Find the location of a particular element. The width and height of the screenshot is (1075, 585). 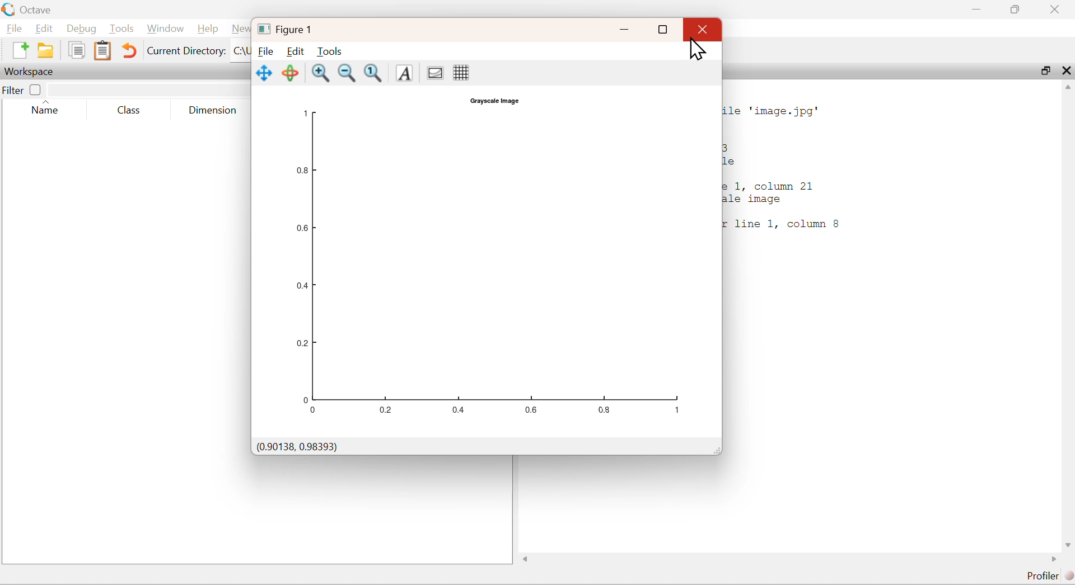

File is located at coordinates (16, 29).